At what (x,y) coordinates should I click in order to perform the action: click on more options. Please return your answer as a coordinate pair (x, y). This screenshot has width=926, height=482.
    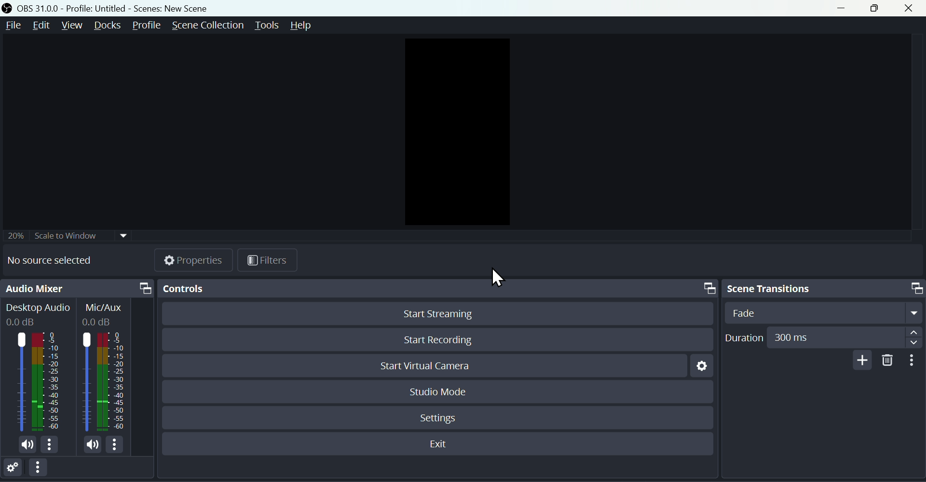
    Looking at the image, I should click on (53, 446).